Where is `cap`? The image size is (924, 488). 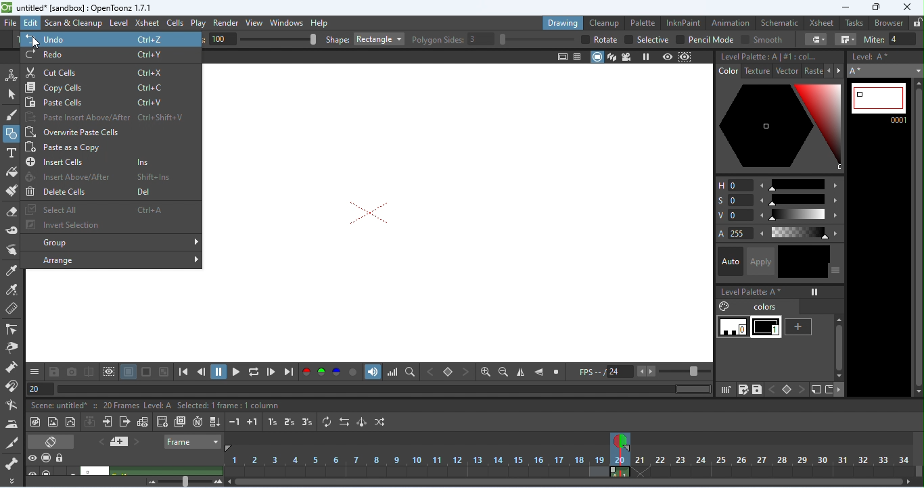
cap is located at coordinates (815, 39).